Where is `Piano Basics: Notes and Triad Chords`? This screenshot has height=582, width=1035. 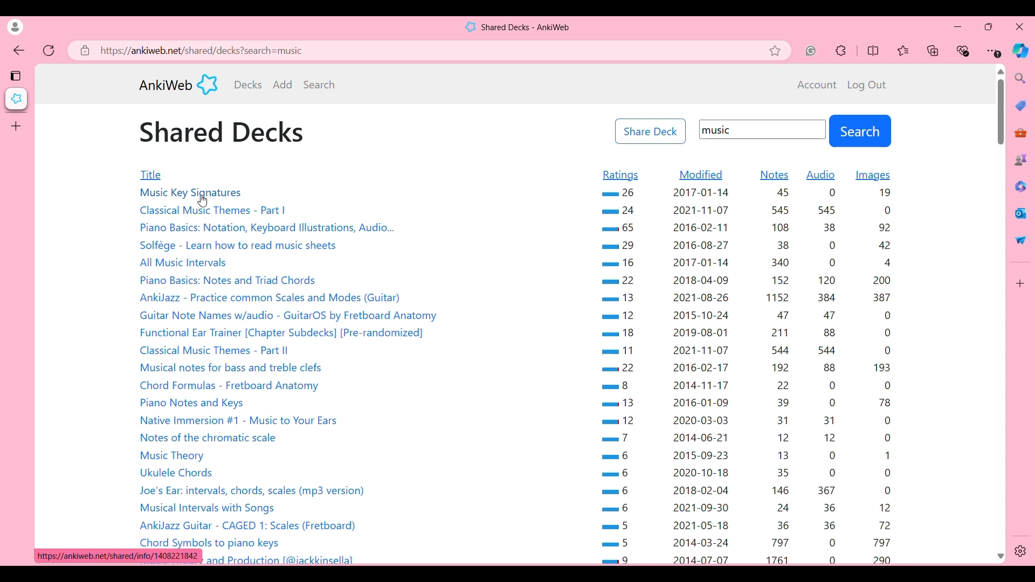
Piano Basics: Notes and Triad Chords is located at coordinates (229, 281).